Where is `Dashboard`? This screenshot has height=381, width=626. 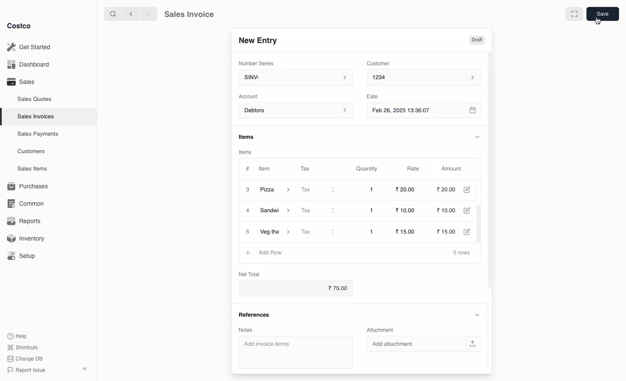
Dashboard is located at coordinates (27, 65).